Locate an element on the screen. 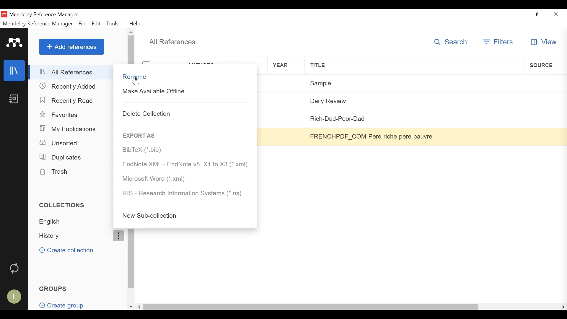 The image size is (567, 319). Add References is located at coordinates (71, 46).